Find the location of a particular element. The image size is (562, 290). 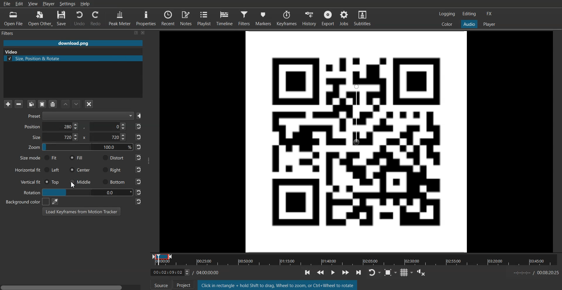

Bottom is located at coordinates (113, 182).